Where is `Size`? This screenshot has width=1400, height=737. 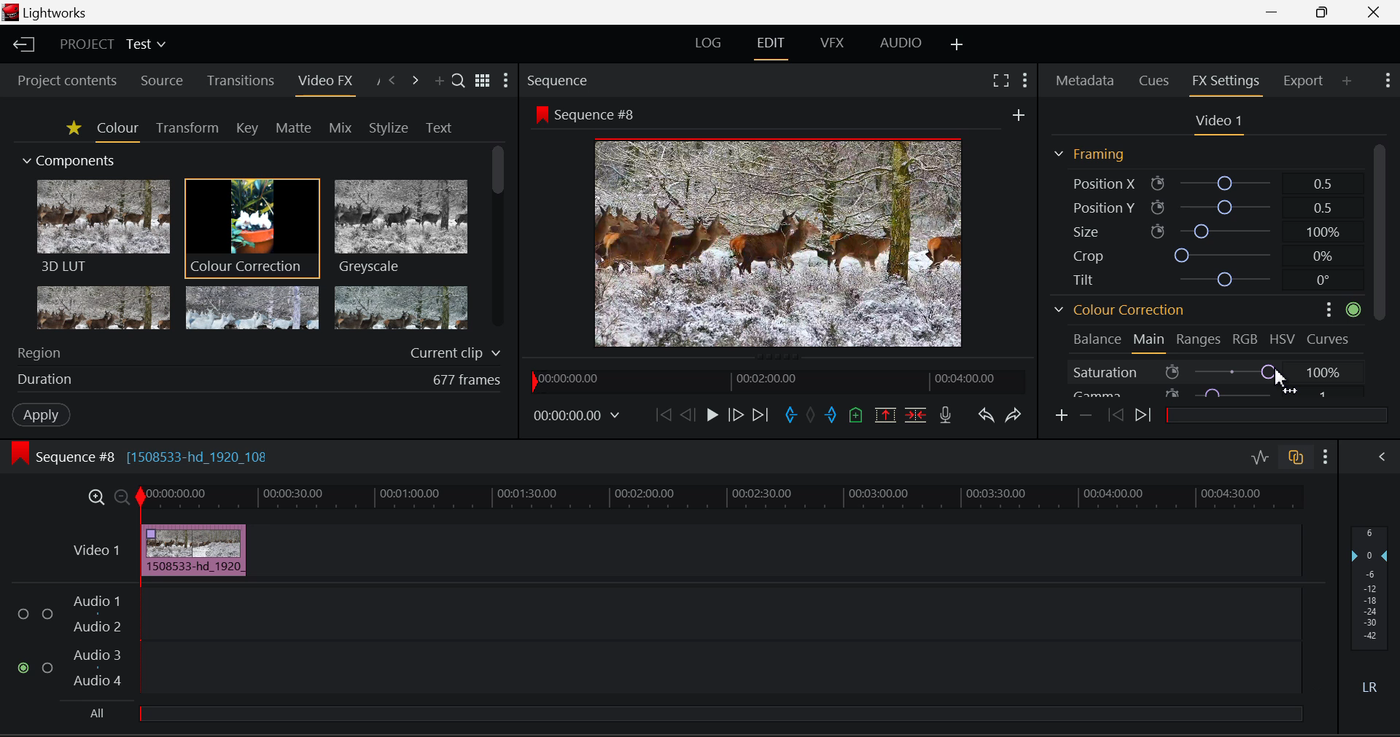
Size is located at coordinates (1200, 231).